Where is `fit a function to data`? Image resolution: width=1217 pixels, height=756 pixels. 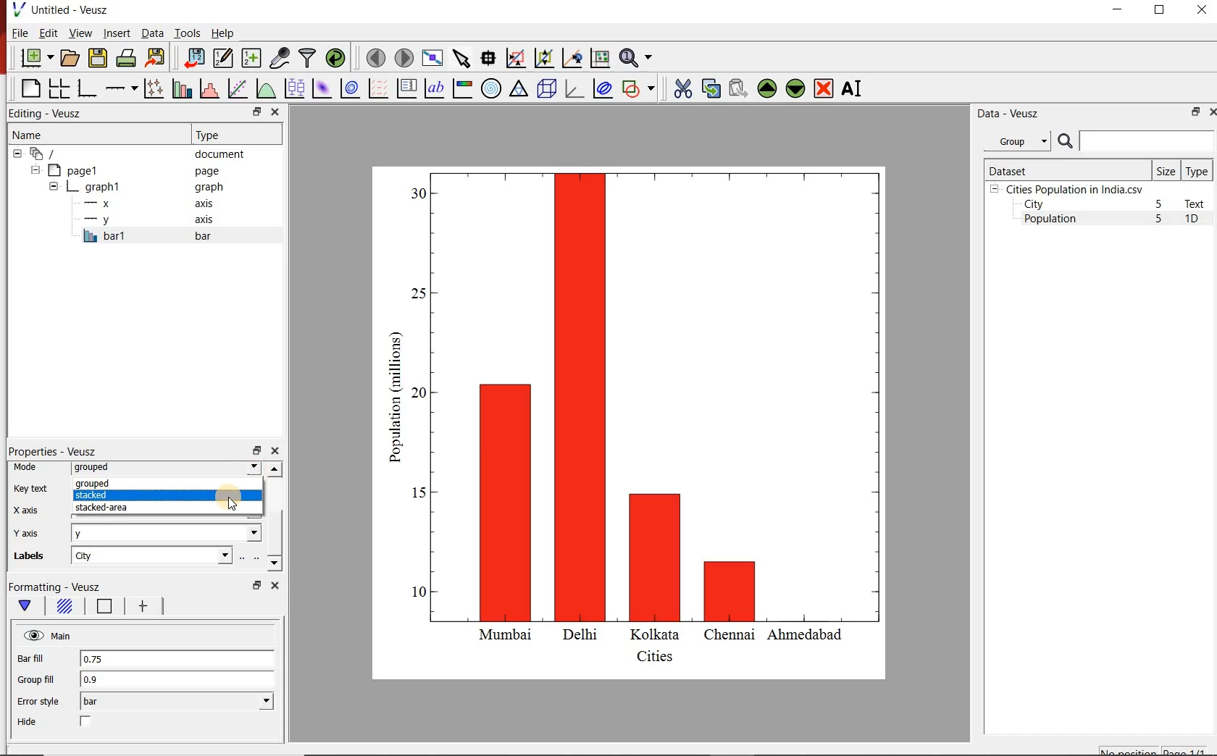
fit a function to data is located at coordinates (237, 88).